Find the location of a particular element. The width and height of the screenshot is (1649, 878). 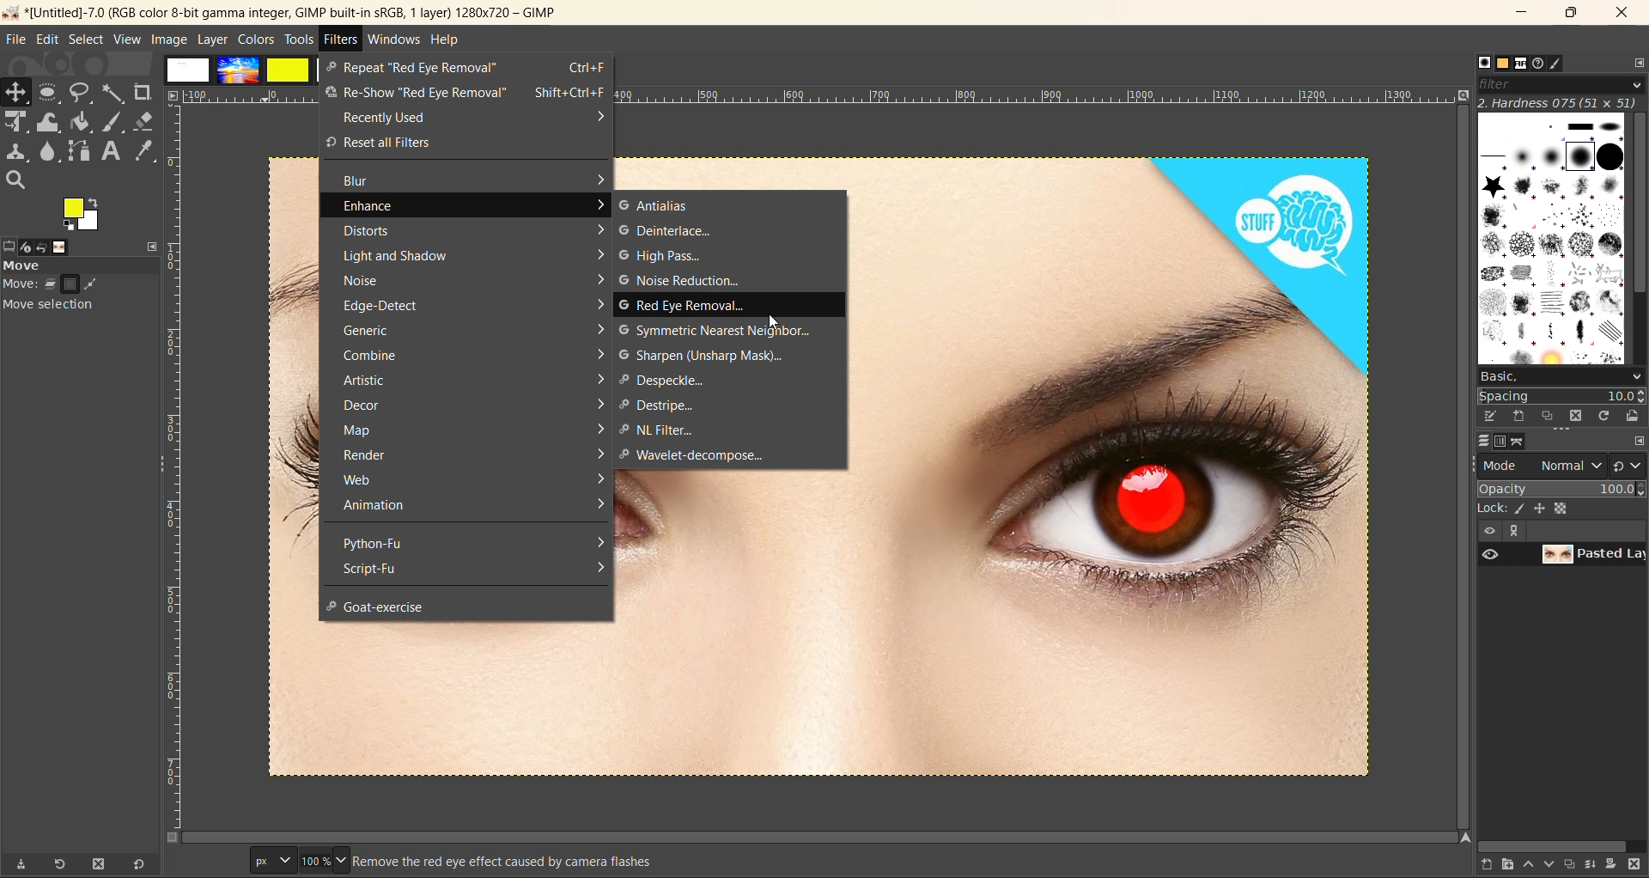

close is located at coordinates (1623, 13).